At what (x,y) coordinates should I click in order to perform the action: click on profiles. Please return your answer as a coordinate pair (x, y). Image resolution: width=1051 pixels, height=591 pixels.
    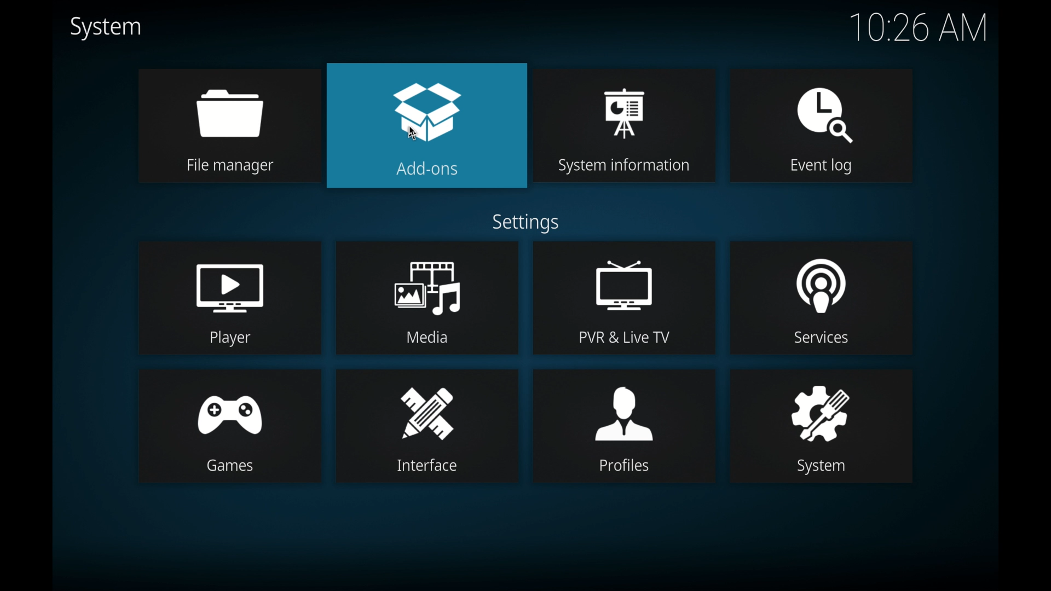
    Looking at the image, I should click on (623, 426).